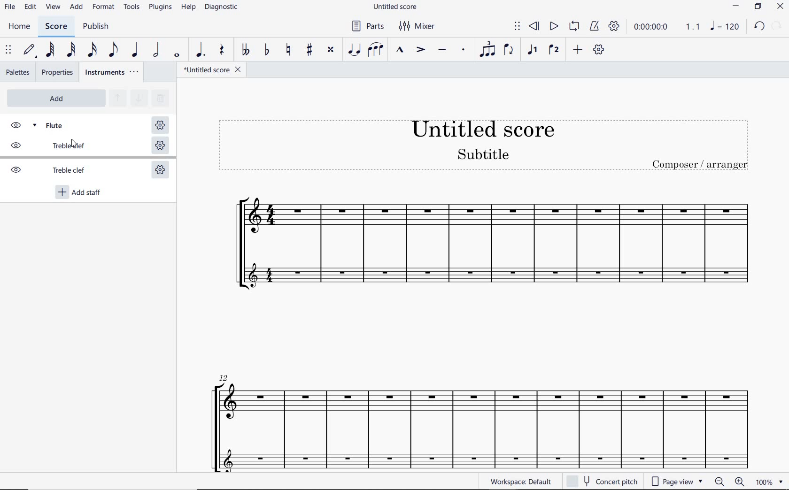  I want to click on 16TH NOTE, so click(93, 50).